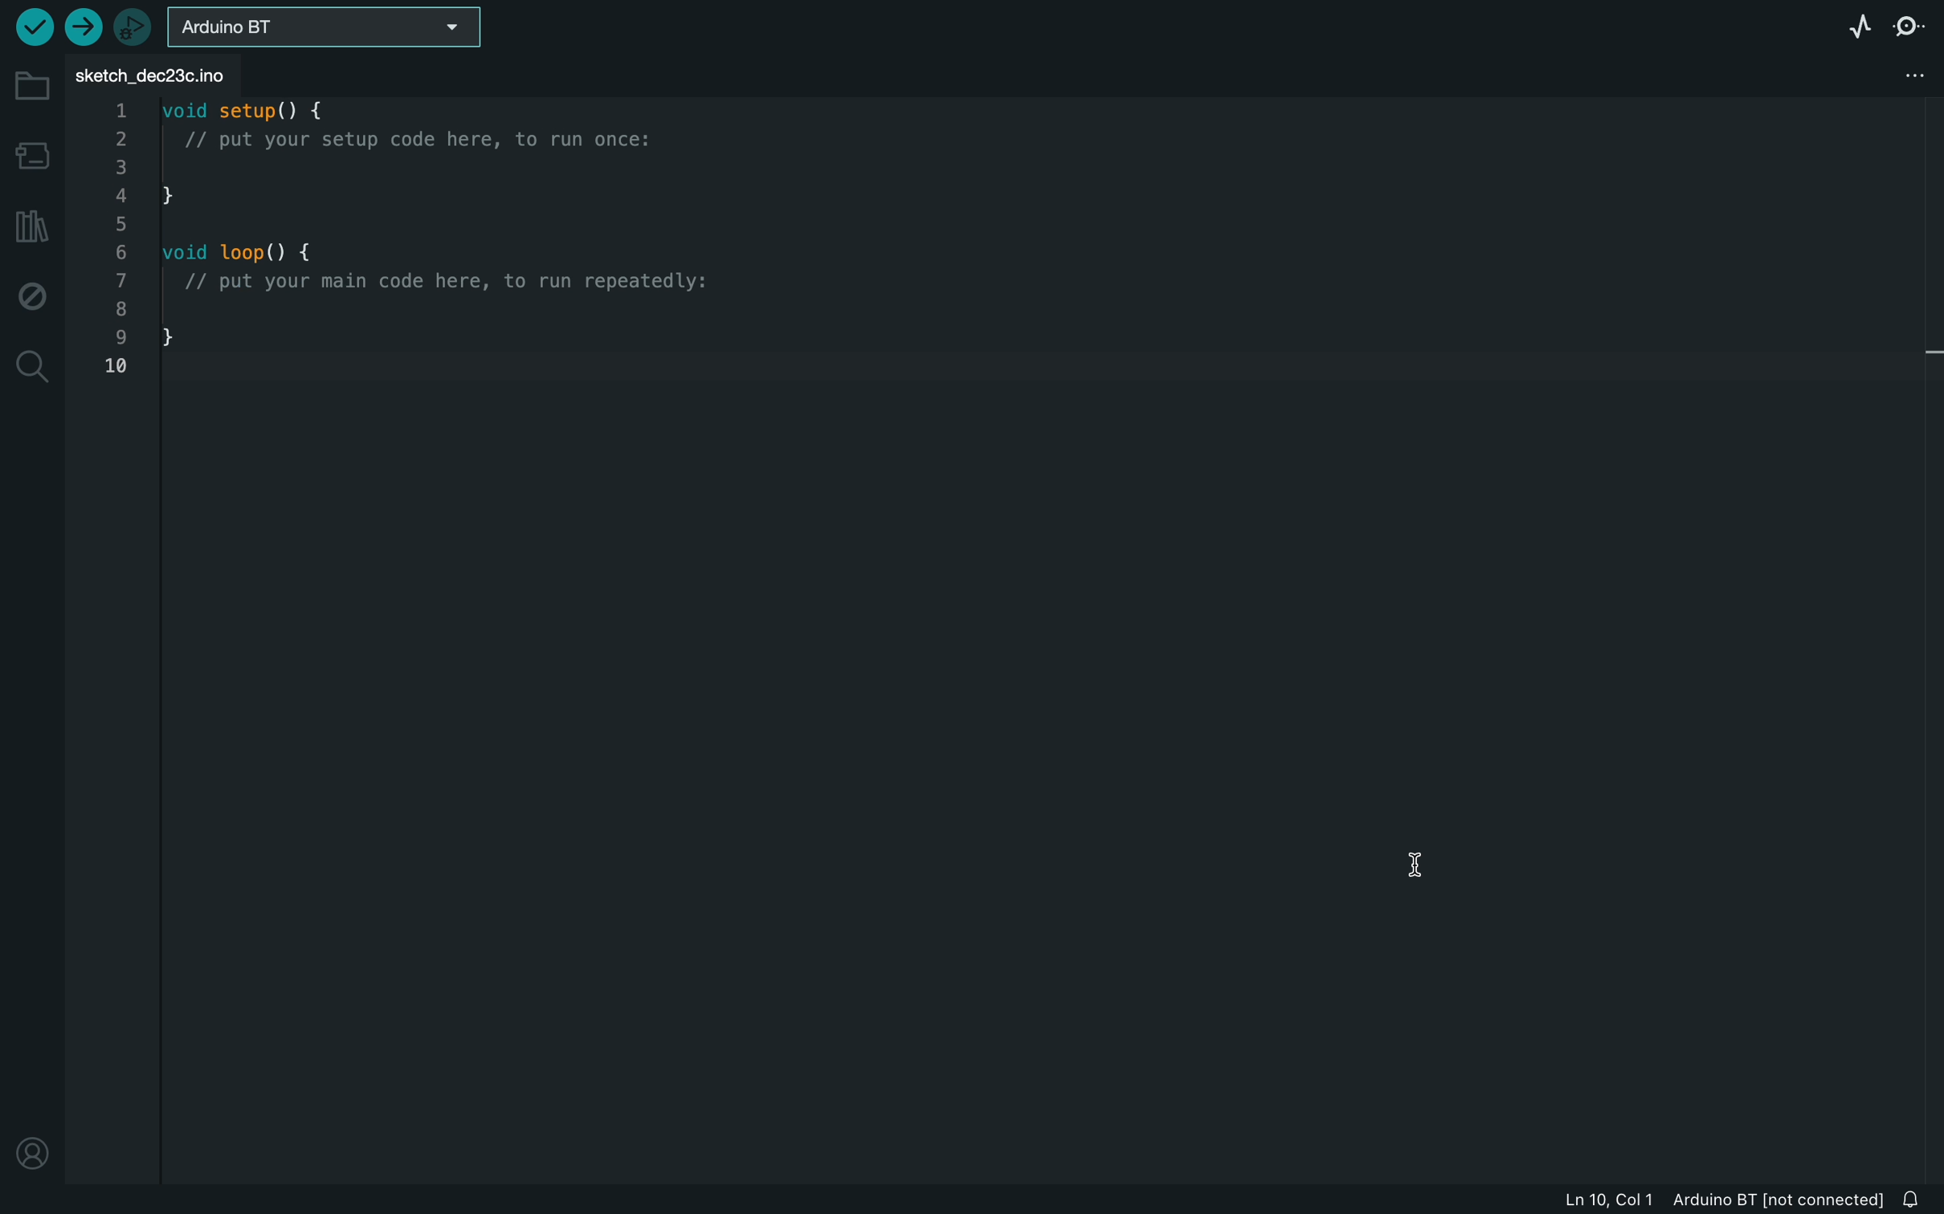 The height and width of the screenshot is (1214, 1944). I want to click on upload, so click(84, 28).